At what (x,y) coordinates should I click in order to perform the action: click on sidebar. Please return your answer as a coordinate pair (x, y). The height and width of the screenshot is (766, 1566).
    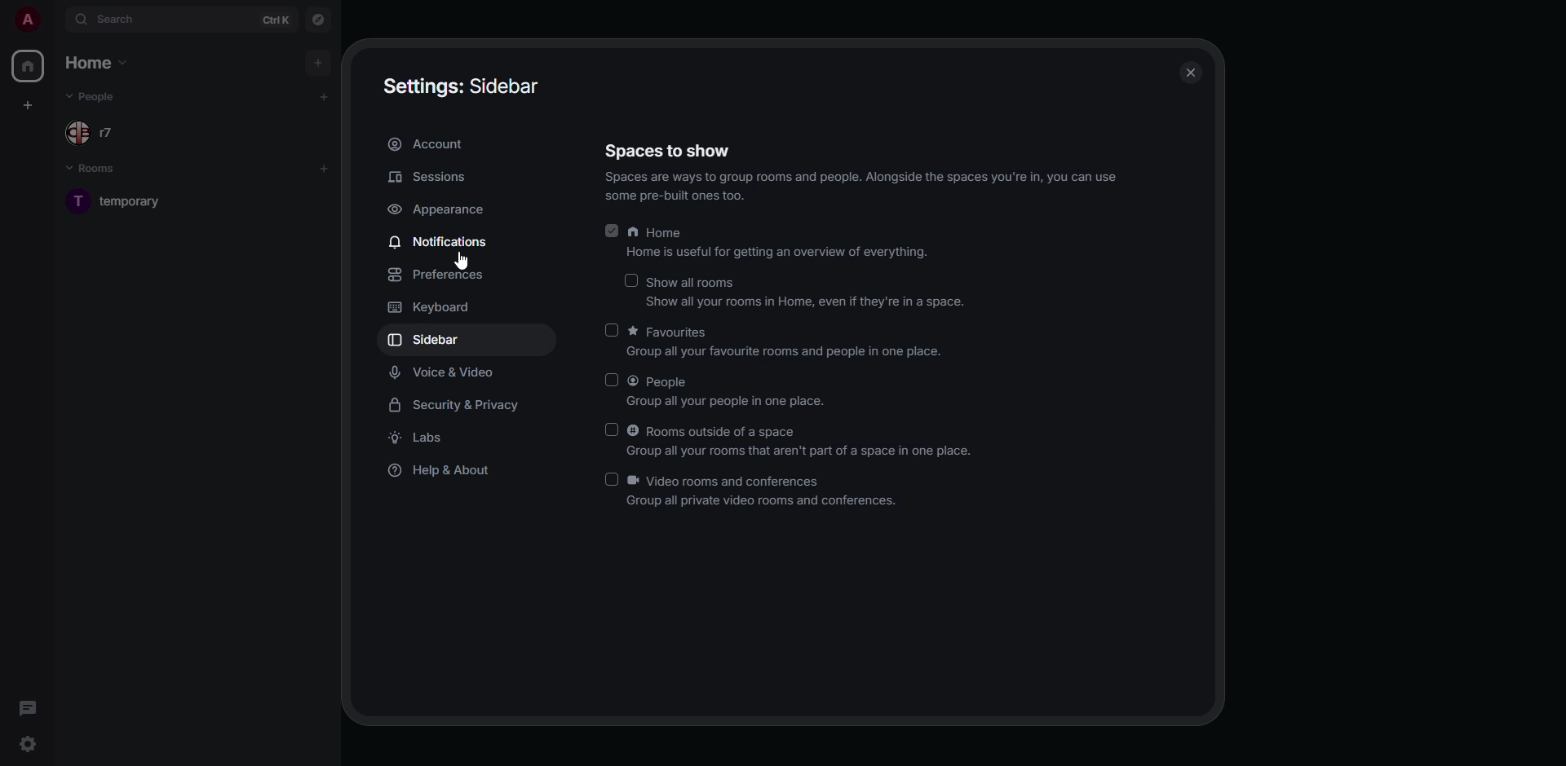
    Looking at the image, I should click on (427, 339).